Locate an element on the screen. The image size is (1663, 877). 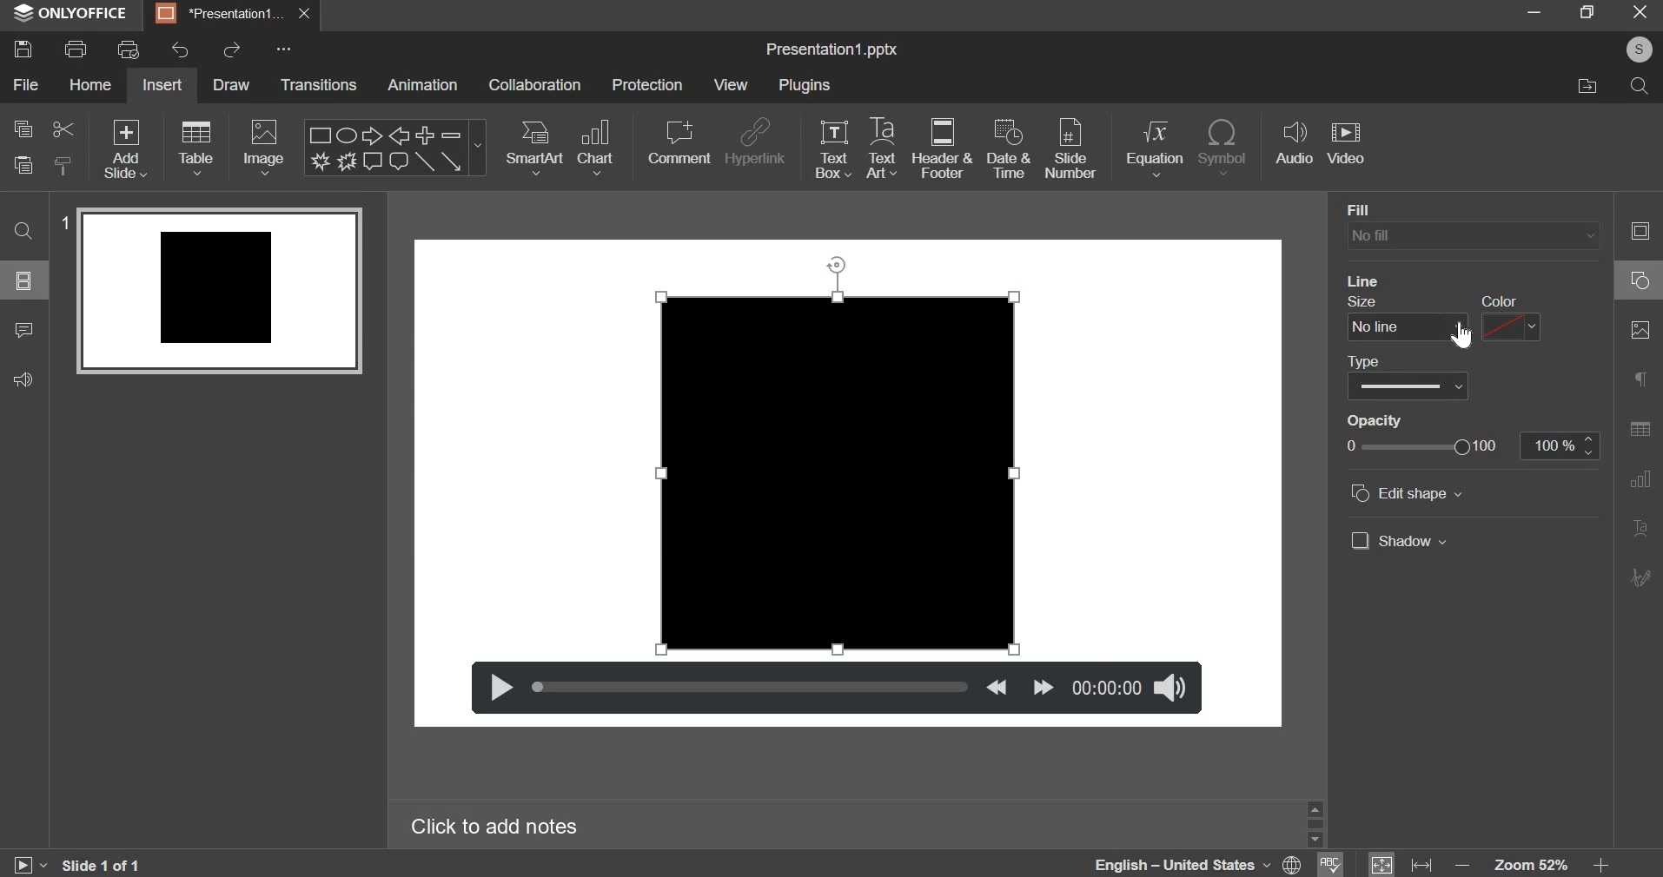
Play button is located at coordinates (30, 860).